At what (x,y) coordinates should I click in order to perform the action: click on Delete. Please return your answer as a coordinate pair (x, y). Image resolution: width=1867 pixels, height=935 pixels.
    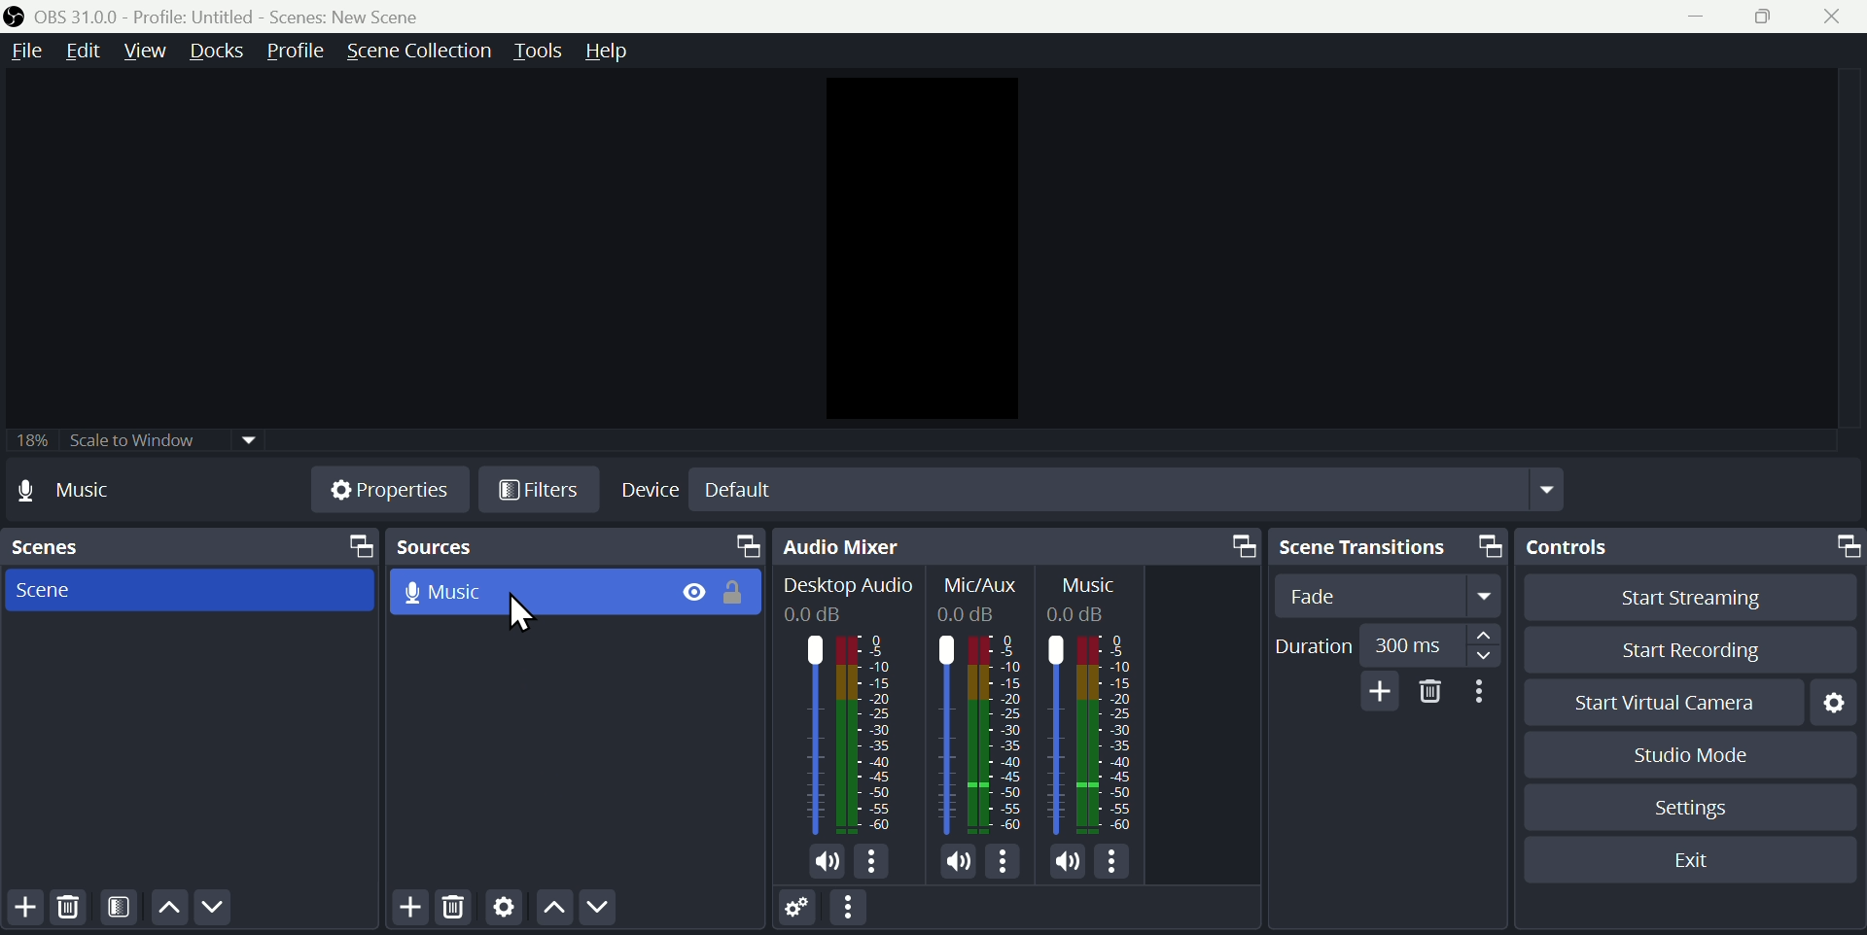
    Looking at the image, I should click on (75, 910).